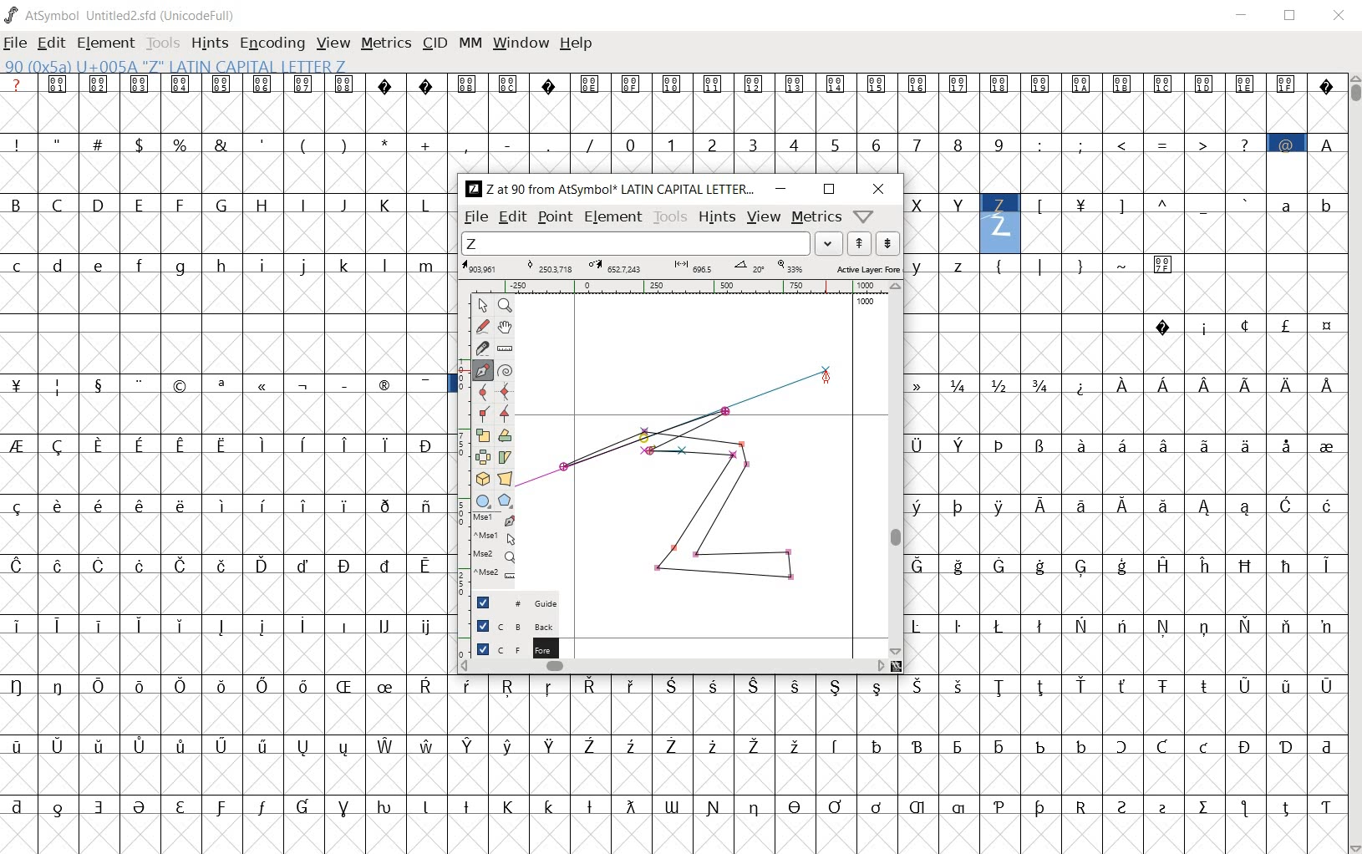 The width and height of the screenshot is (1362, 854). Describe the element at coordinates (879, 191) in the screenshot. I see `close` at that location.